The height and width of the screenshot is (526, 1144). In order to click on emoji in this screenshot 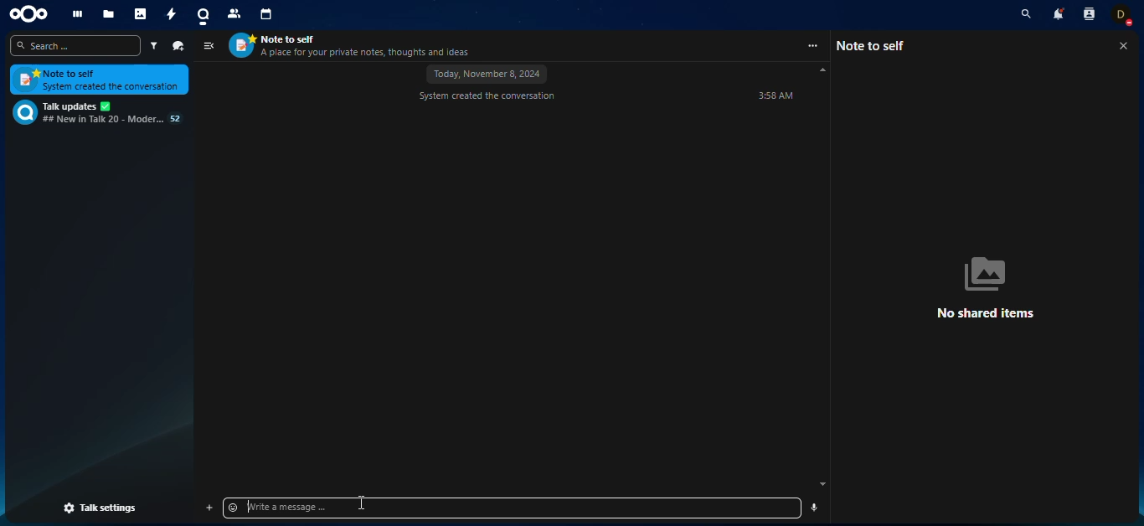, I will do `click(234, 508)`.